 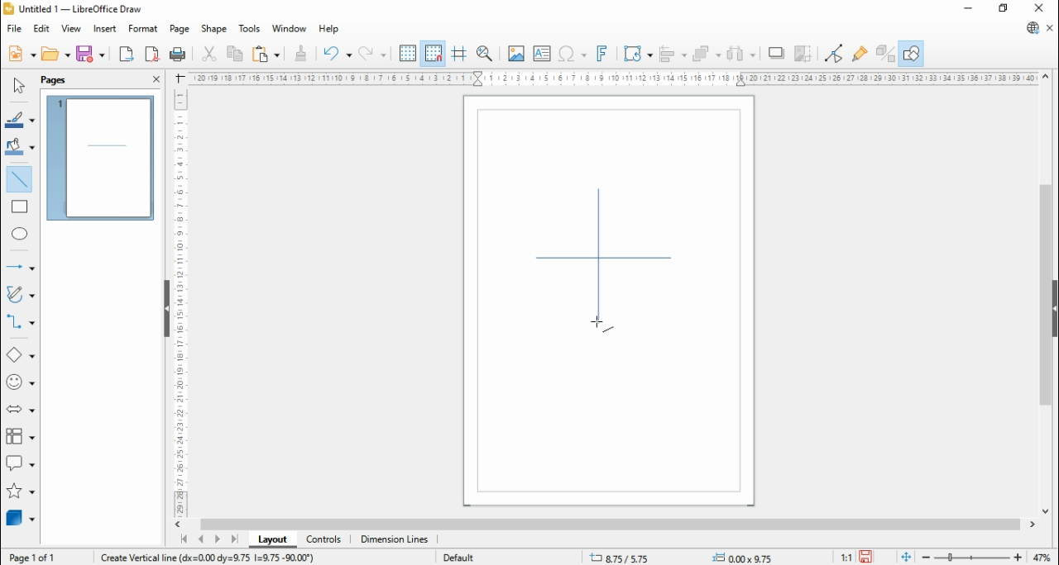 I want to click on page, so click(x=178, y=29).